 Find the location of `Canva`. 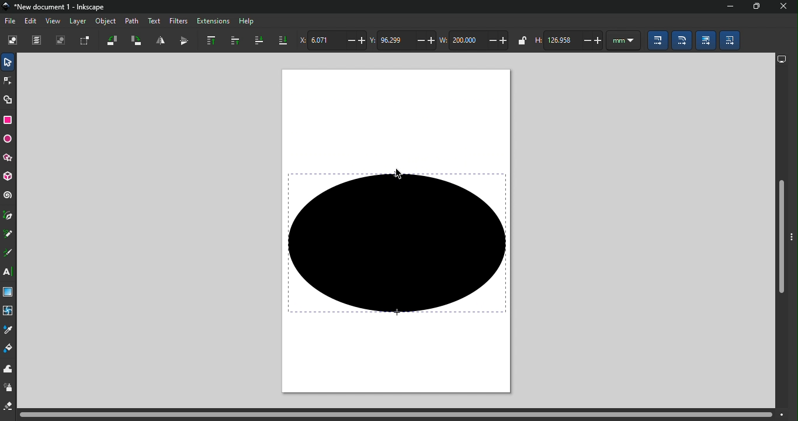

Canva is located at coordinates (401, 232).